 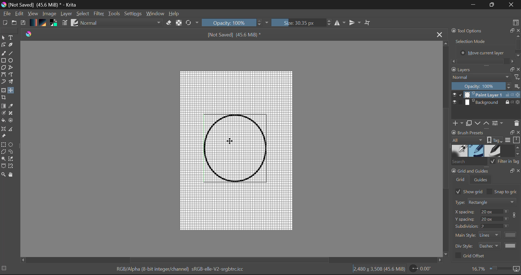 I want to click on Freehand Path Tool, so click(x=13, y=75).